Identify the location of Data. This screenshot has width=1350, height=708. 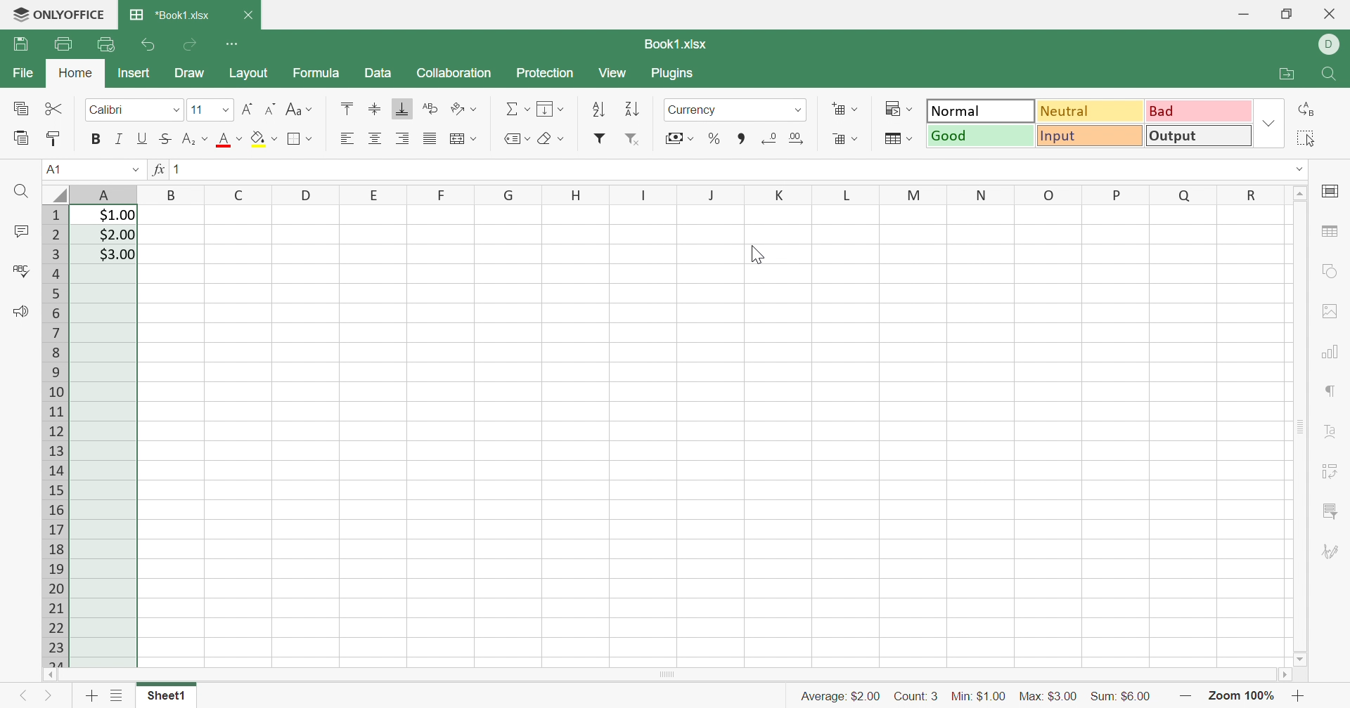
(378, 74).